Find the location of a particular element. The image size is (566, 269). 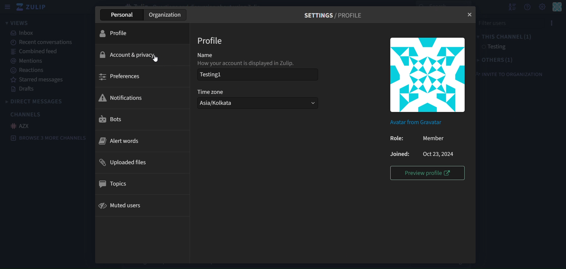

zulip is located at coordinates (32, 7).